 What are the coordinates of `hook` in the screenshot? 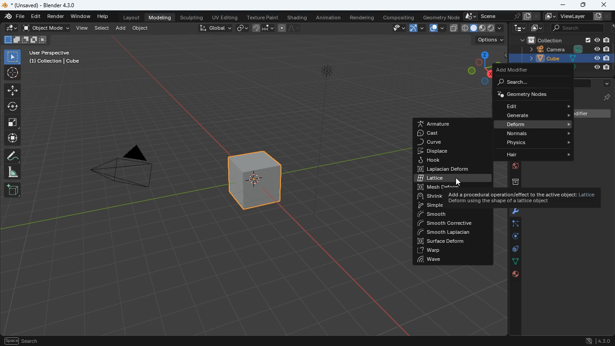 It's located at (432, 160).